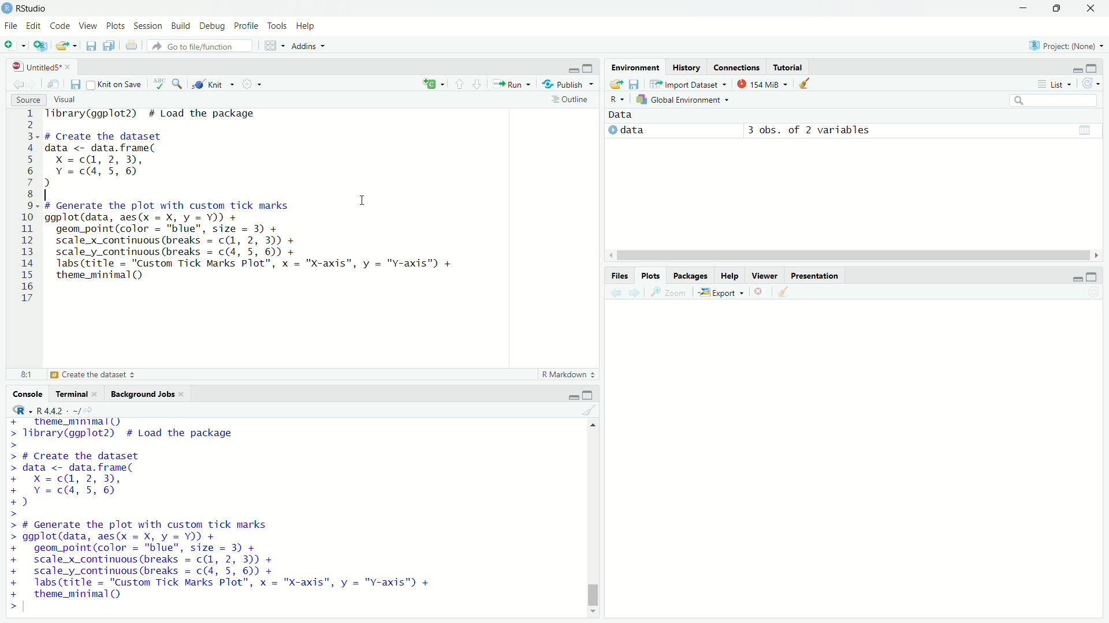 The height and width of the screenshot is (623, 1109). I want to click on clear all plots, so click(783, 292).